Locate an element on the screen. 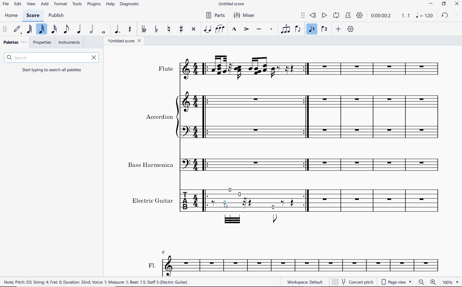 The width and height of the screenshot is (462, 287). playback settings is located at coordinates (359, 16).